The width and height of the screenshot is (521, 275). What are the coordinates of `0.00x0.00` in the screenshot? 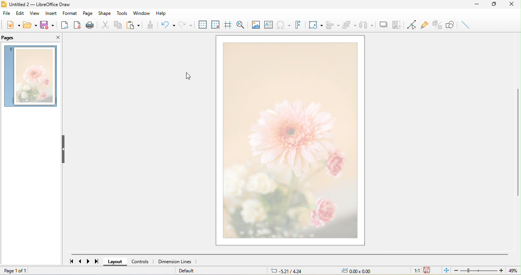 It's located at (360, 271).